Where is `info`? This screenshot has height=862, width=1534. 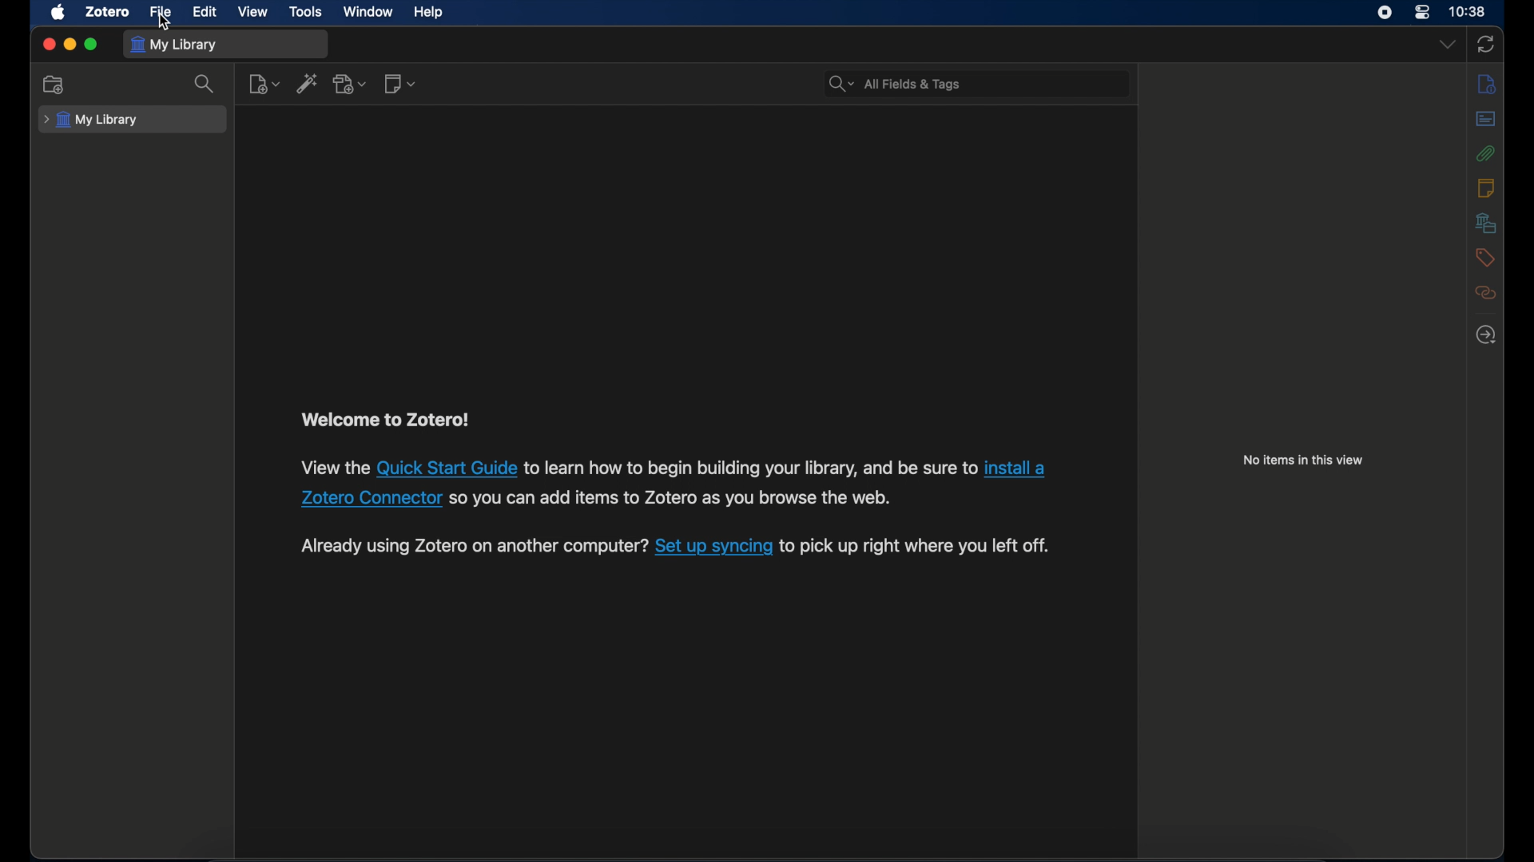 info is located at coordinates (1487, 85).